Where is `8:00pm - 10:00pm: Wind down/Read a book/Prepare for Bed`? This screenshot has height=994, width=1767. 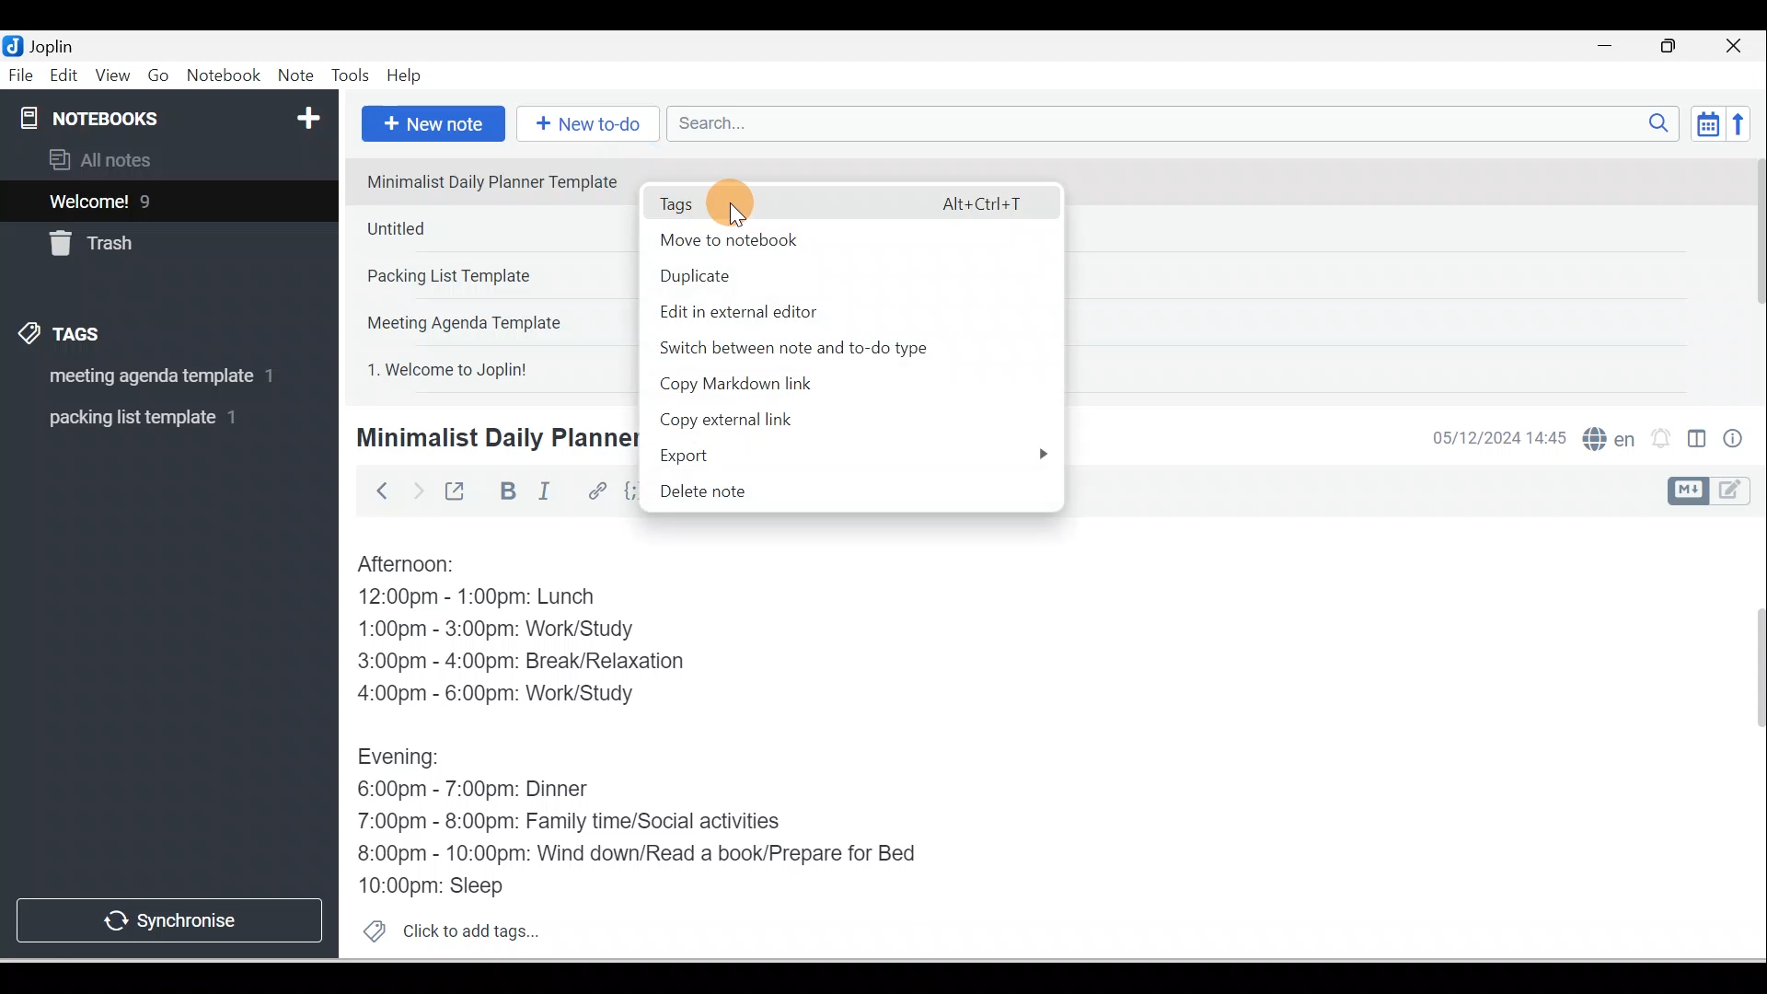 8:00pm - 10:00pm: Wind down/Read a book/Prepare for Bed is located at coordinates (638, 855).